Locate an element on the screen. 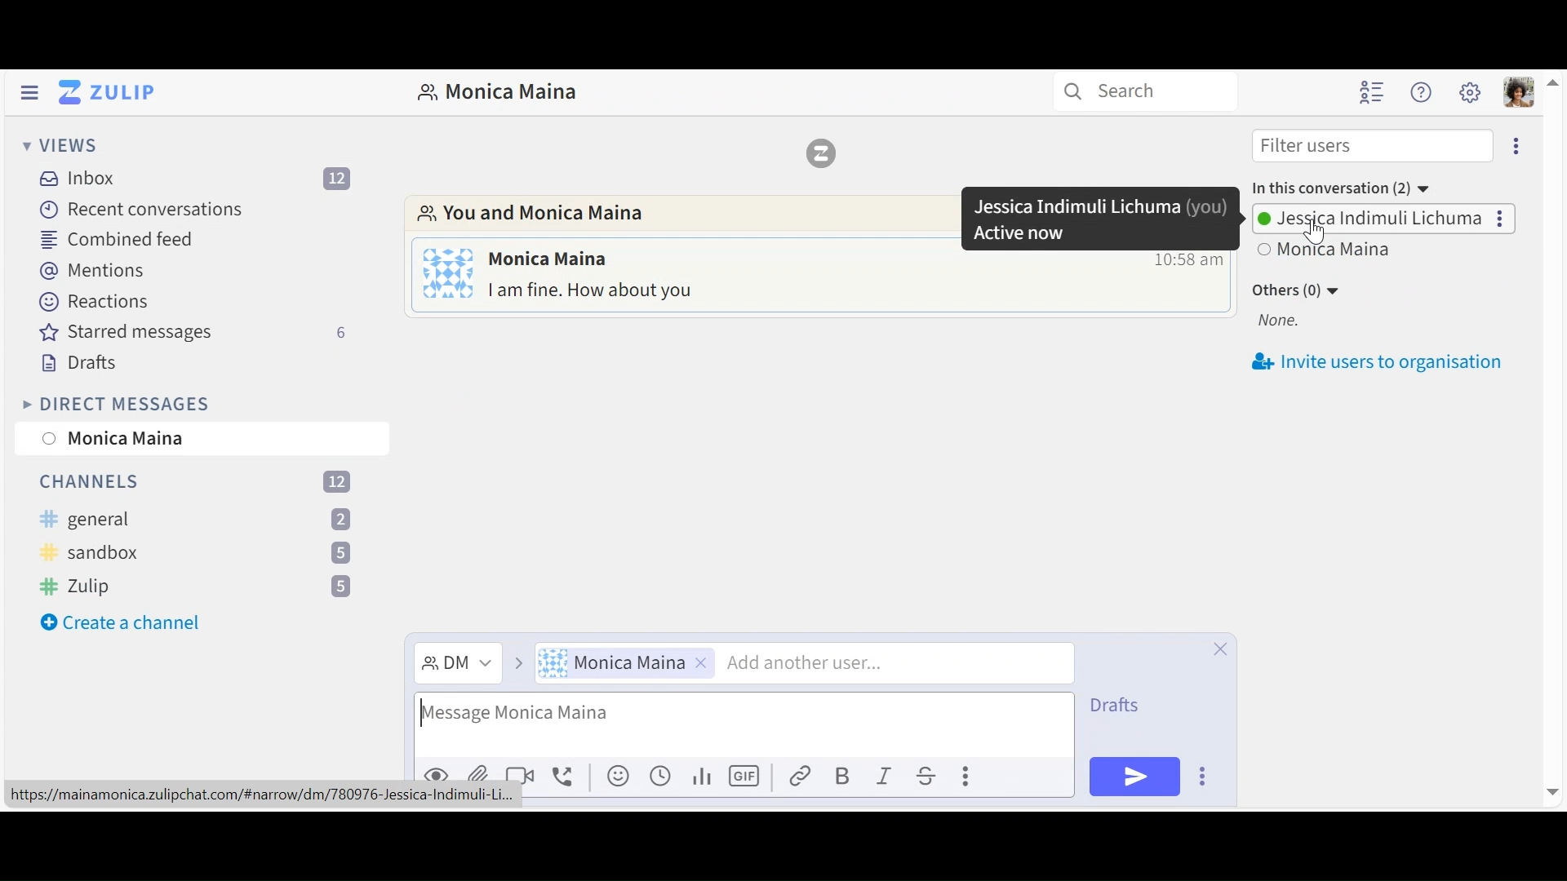  Add emoji is located at coordinates (620, 777).